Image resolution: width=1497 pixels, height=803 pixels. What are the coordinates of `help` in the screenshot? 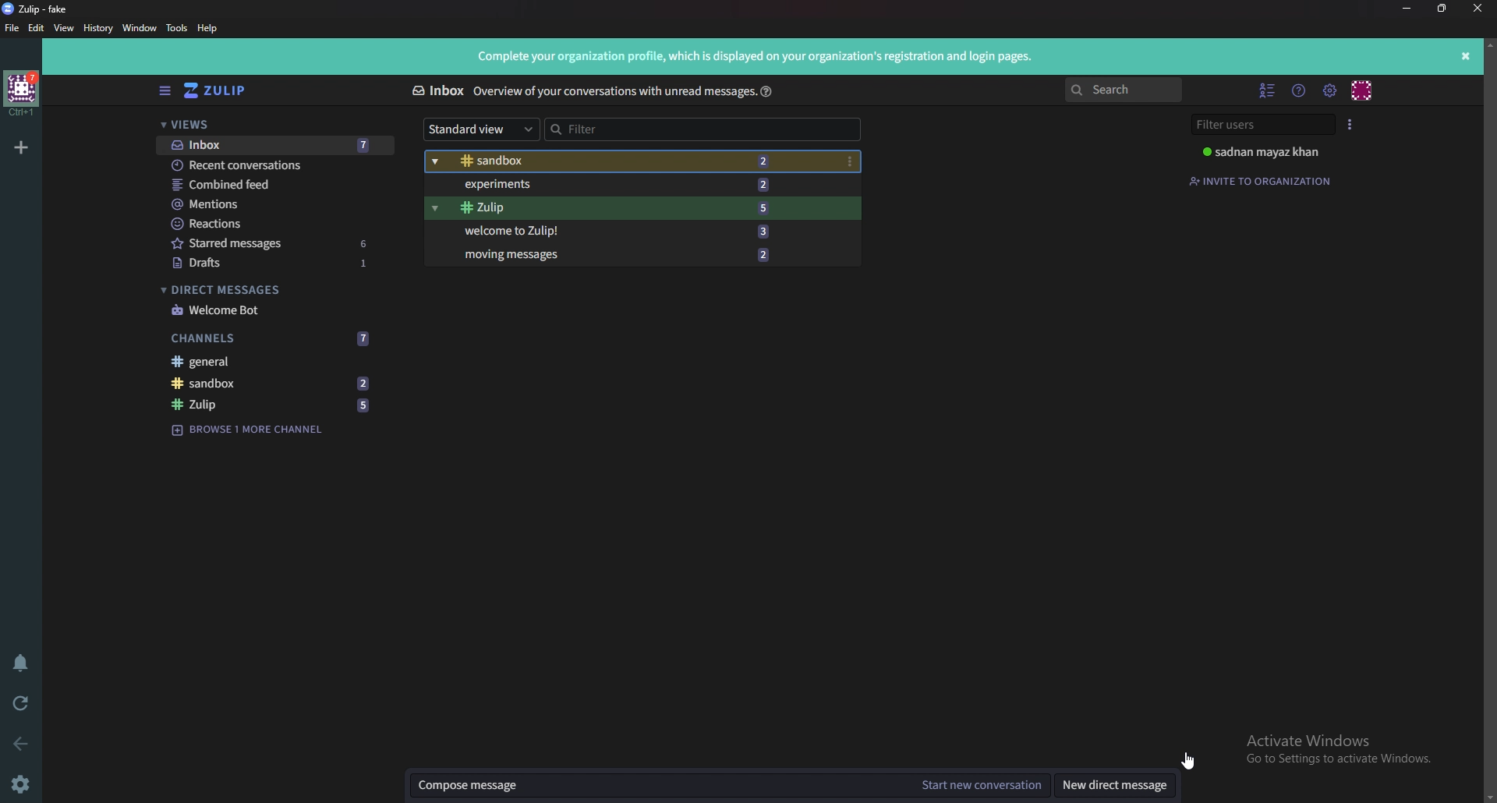 It's located at (770, 94).